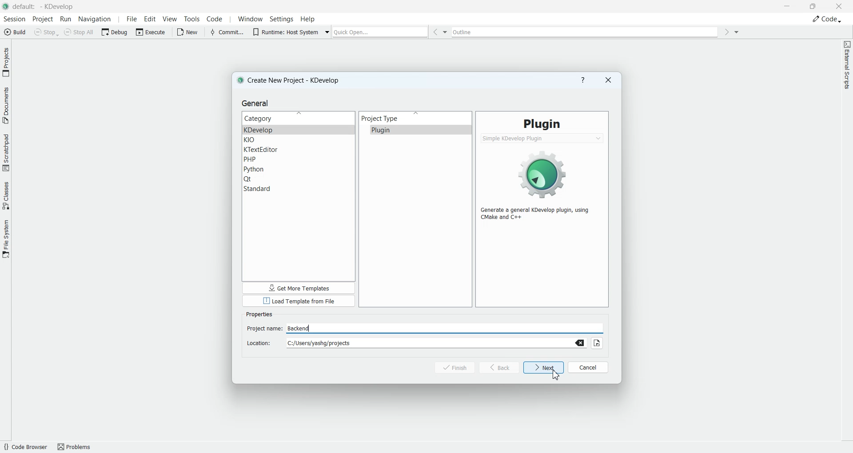 This screenshot has width=853, height=453. Describe the element at coordinates (308, 19) in the screenshot. I see `Help` at that location.